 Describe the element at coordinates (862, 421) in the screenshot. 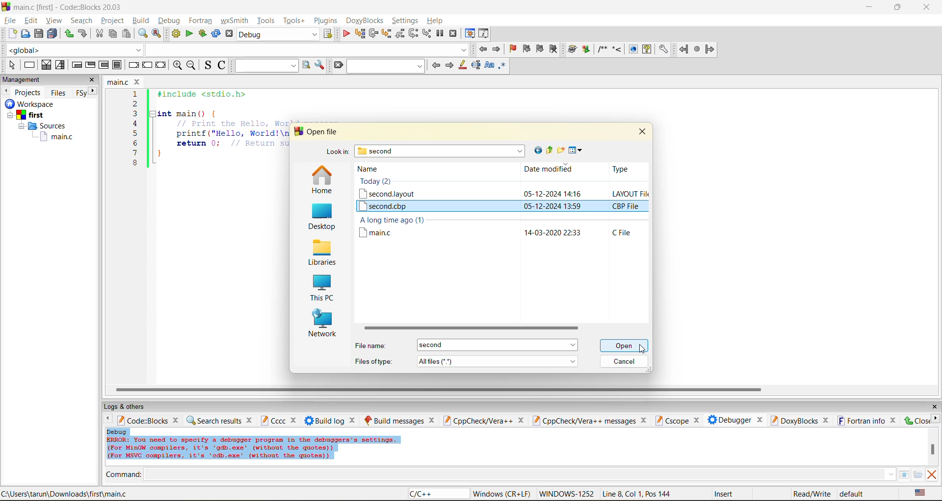

I see `fortran info` at that location.